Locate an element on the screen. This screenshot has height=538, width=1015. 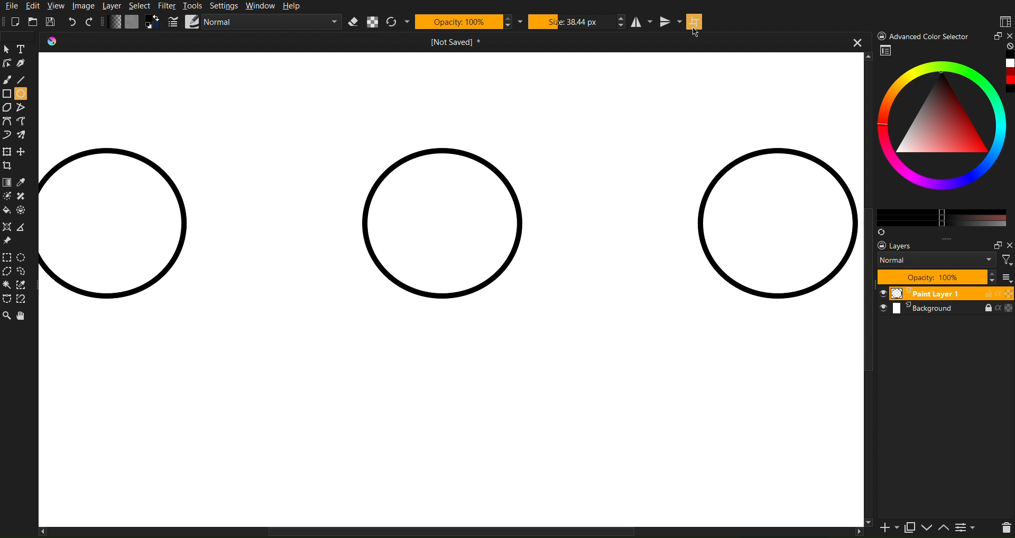
Zoom  is located at coordinates (7, 315).